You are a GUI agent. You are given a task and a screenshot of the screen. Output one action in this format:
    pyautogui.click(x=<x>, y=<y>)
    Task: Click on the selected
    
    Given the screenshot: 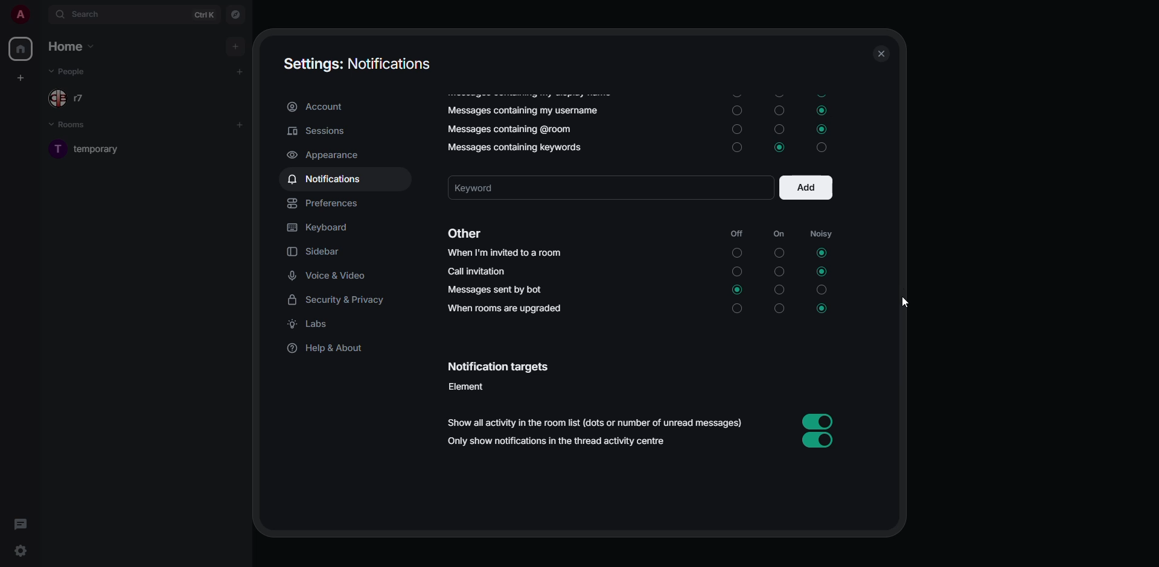 What is the action you would take?
    pyautogui.click(x=824, y=129)
    